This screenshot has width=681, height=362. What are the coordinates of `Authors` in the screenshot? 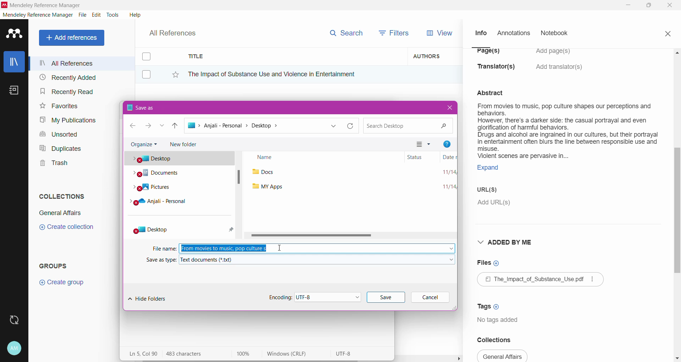 It's located at (435, 56).